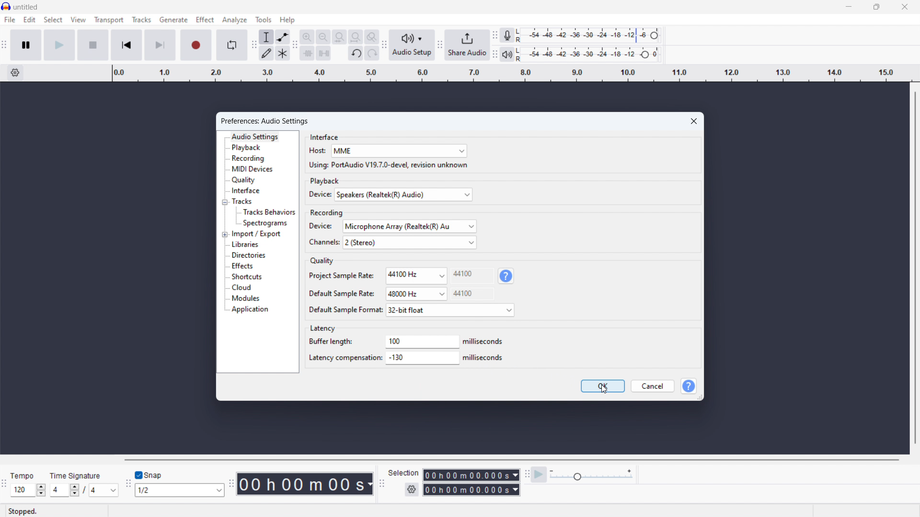 Image resolution: width=920 pixels, height=517 pixels. I want to click on playback device, so click(404, 194).